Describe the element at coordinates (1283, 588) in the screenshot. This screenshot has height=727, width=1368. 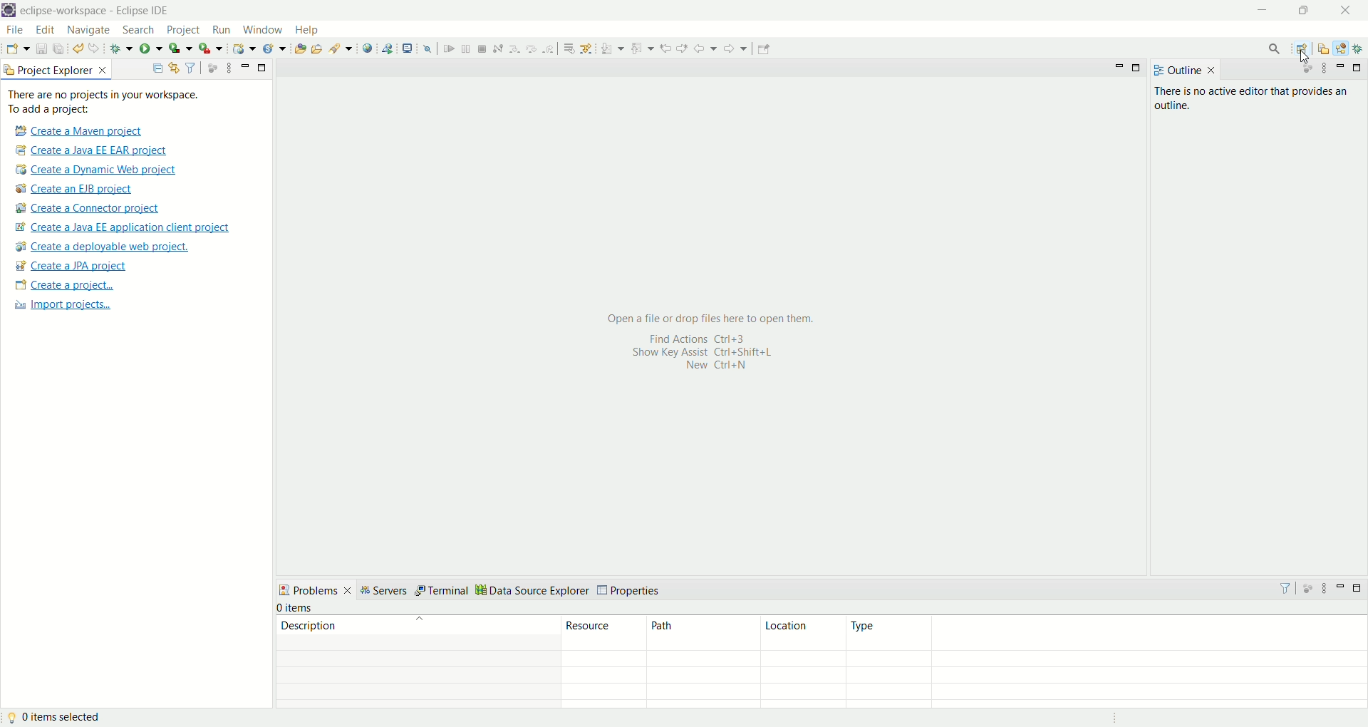
I see `filter` at that location.